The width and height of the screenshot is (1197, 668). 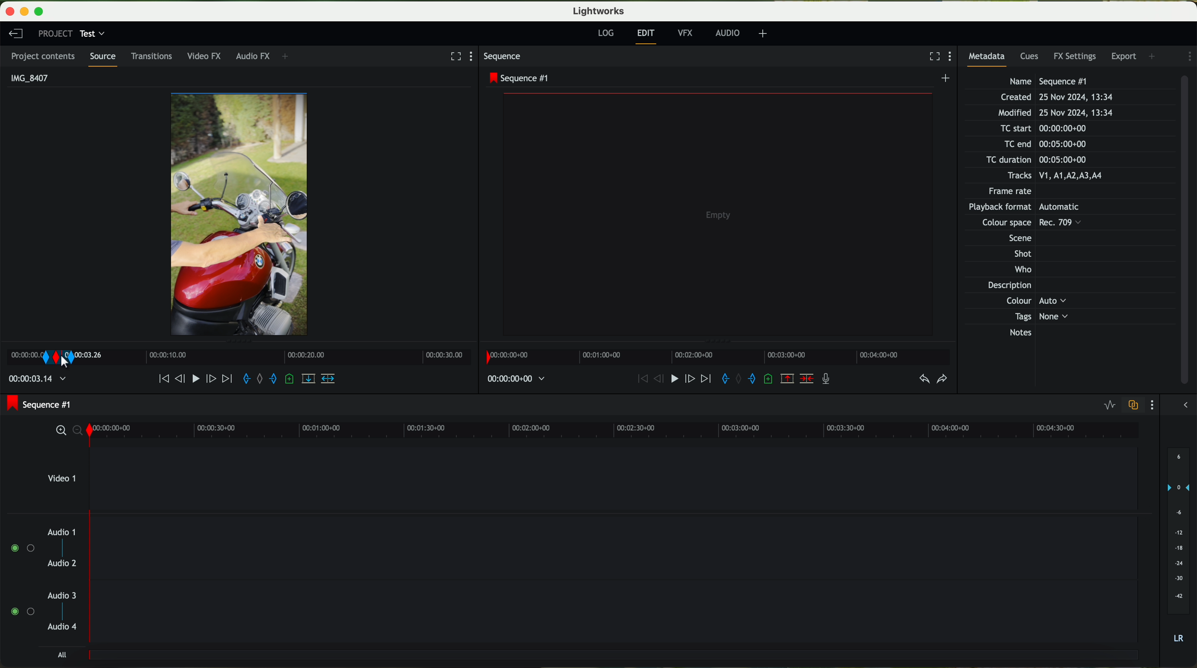 I want to click on maximize, so click(x=44, y=10).